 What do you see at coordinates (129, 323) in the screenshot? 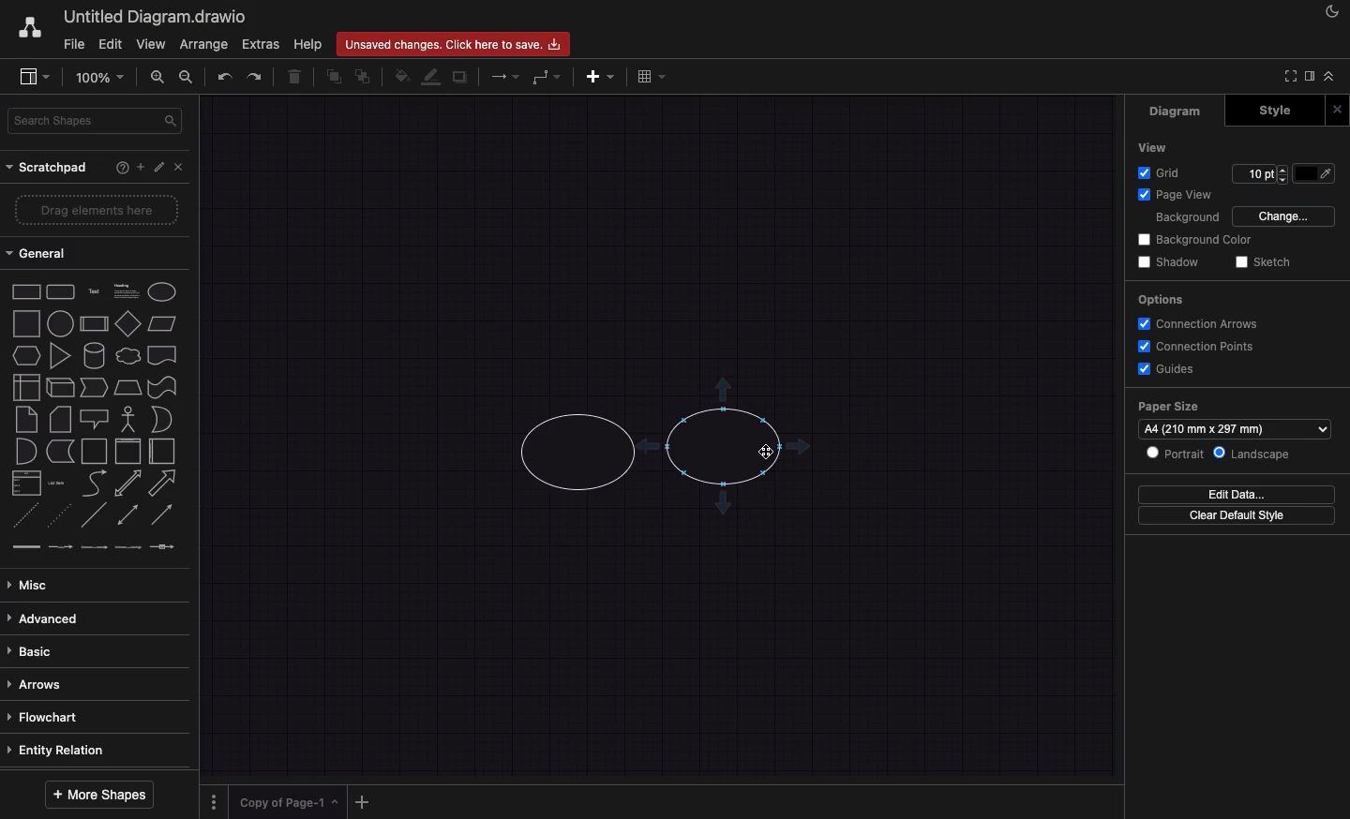
I see `diamond` at bounding box center [129, 323].